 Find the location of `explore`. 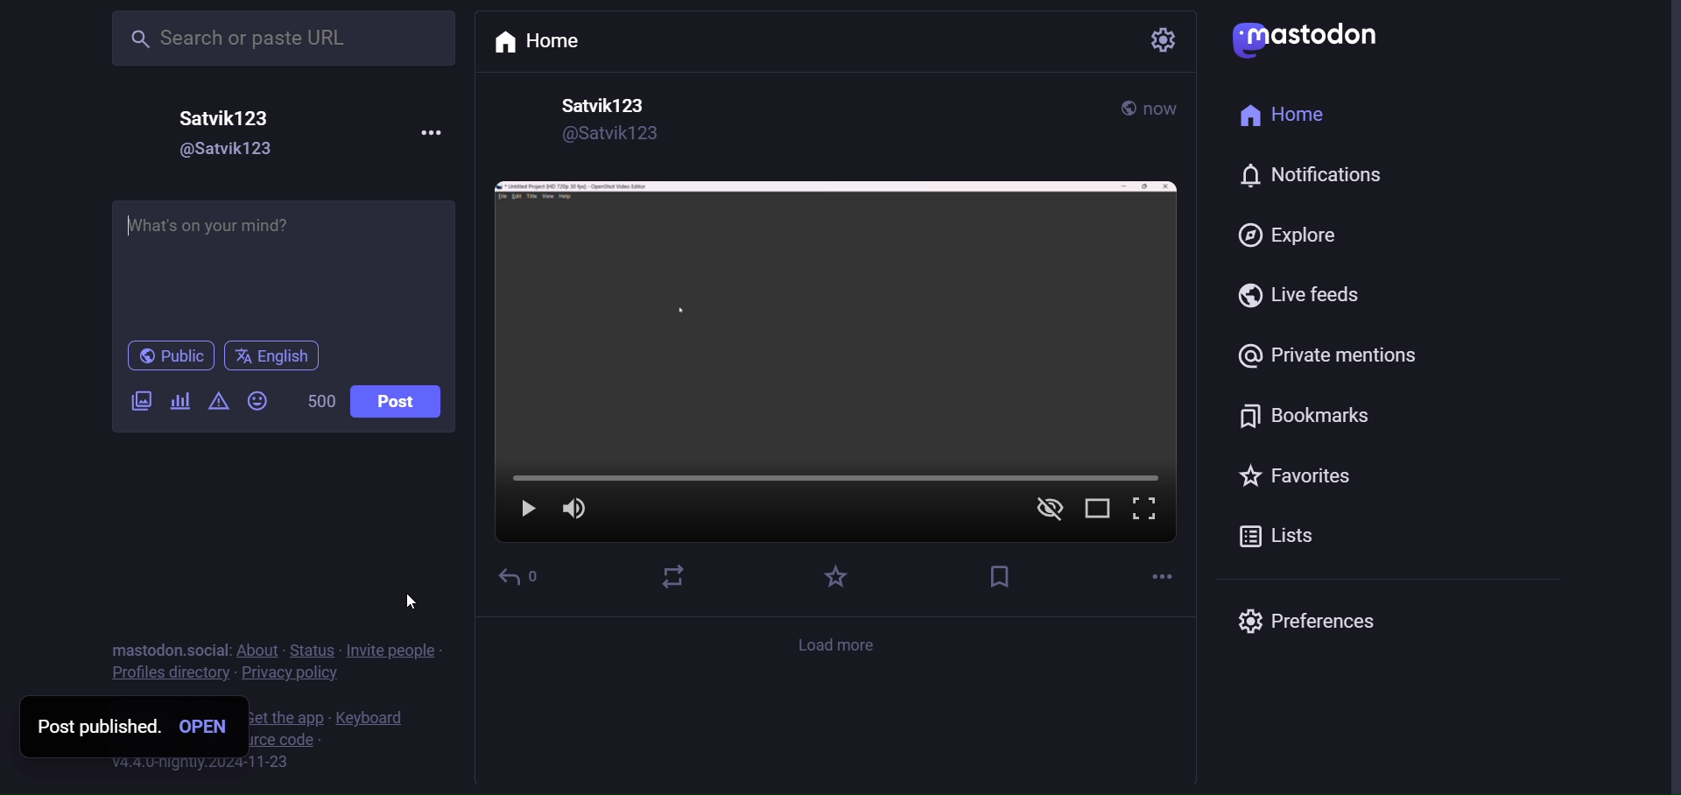

explore is located at coordinates (1283, 236).